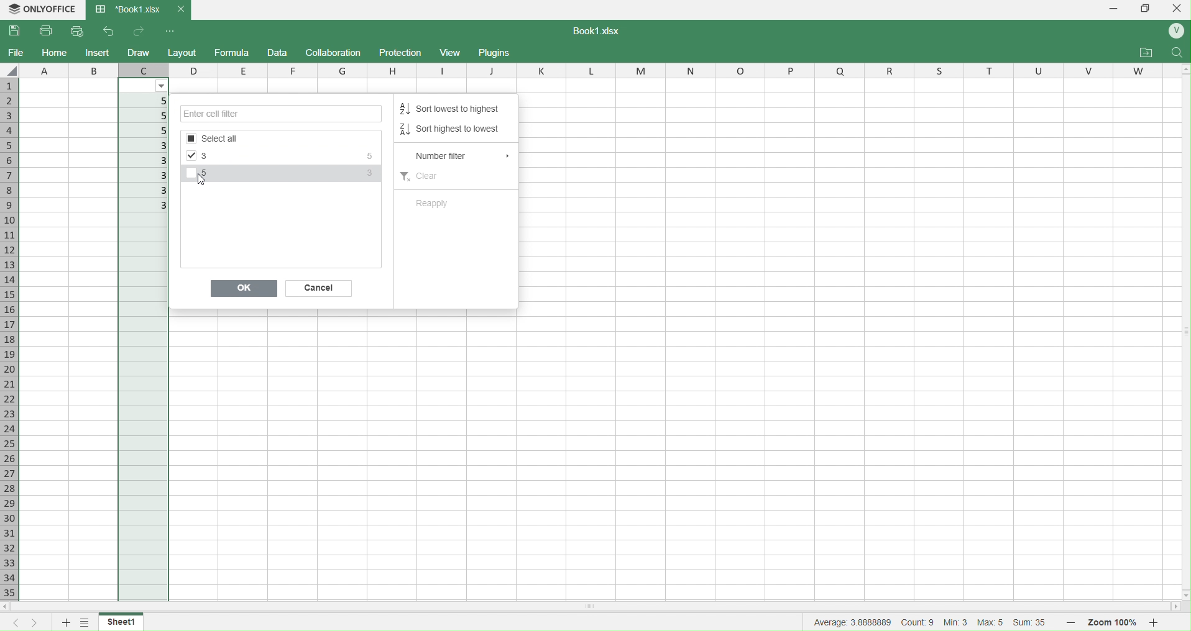 The image size is (1191, 631). I want to click on new sheet, so click(67, 622).